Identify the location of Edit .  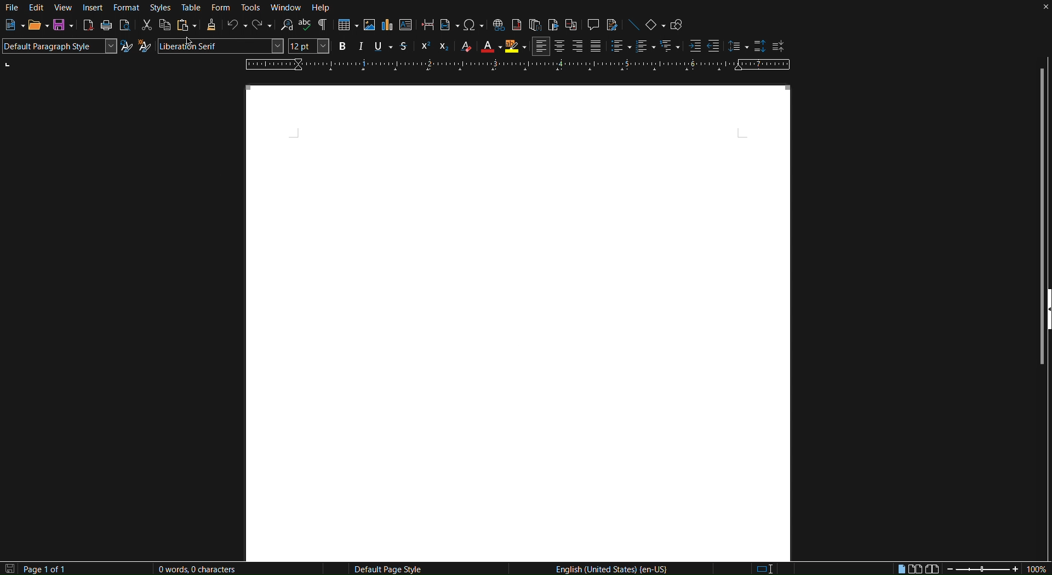
(37, 8).